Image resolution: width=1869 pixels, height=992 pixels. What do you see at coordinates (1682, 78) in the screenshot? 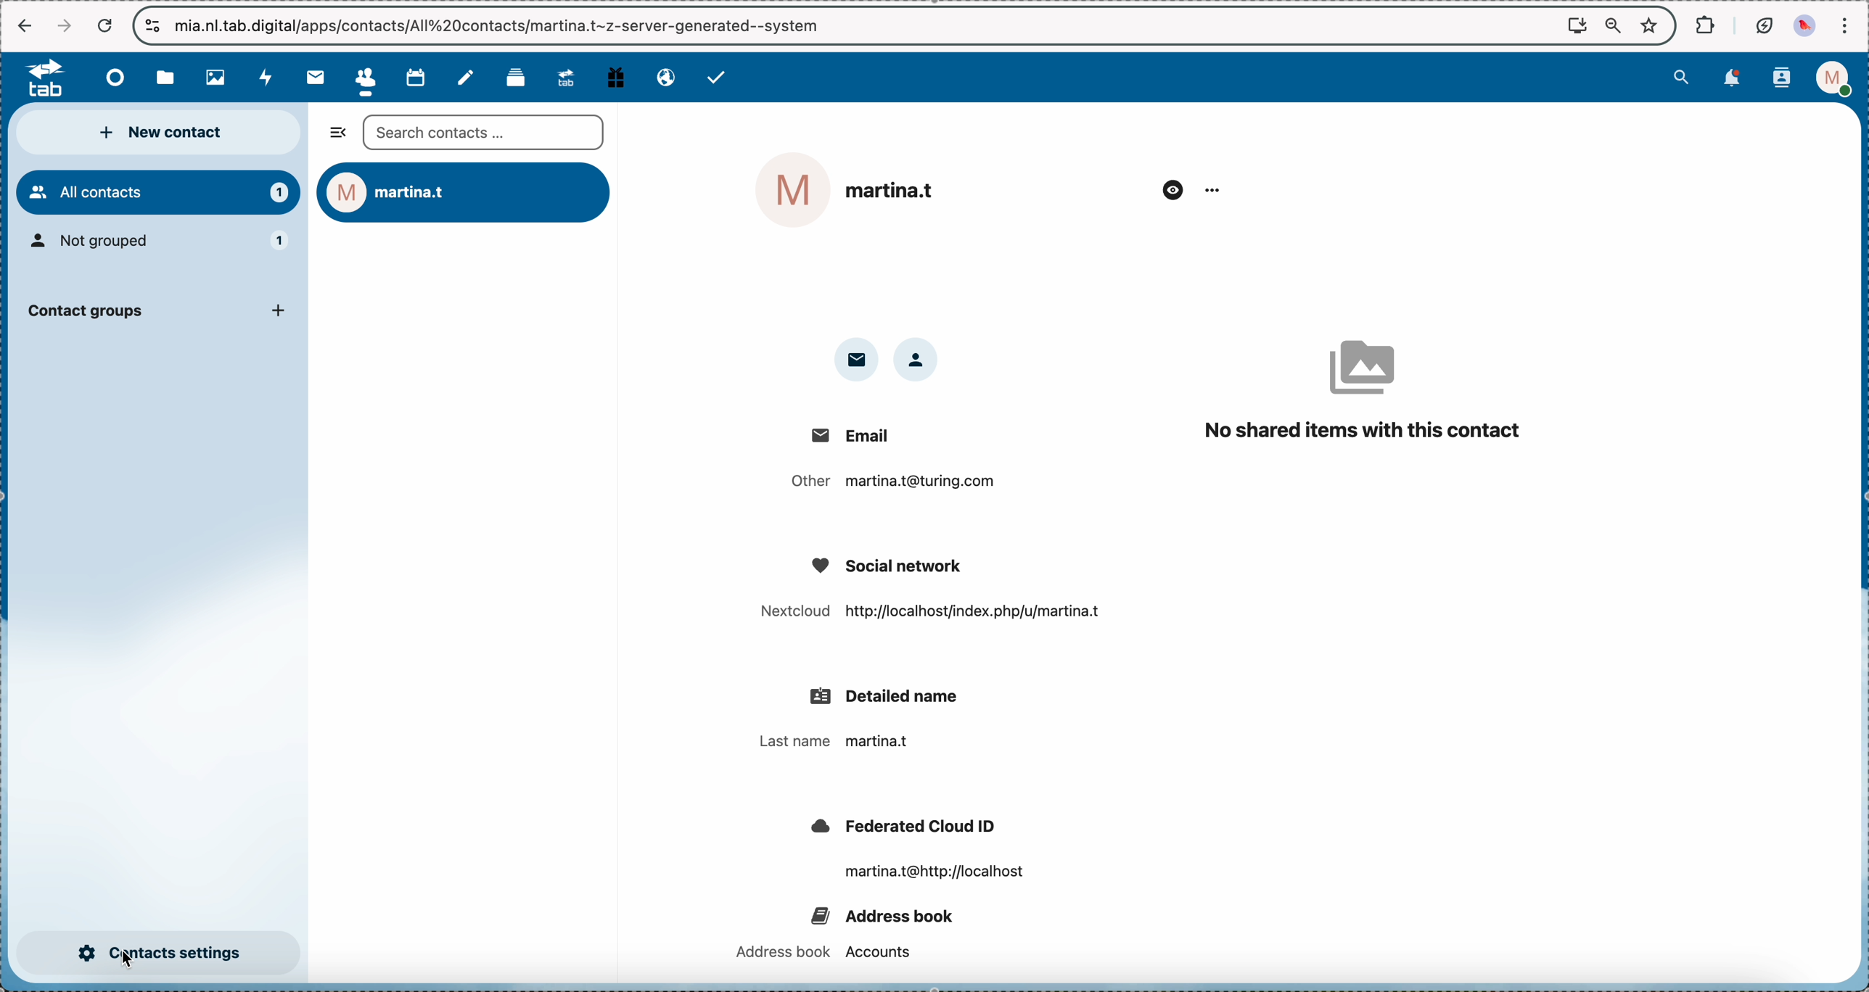
I see `search` at bounding box center [1682, 78].